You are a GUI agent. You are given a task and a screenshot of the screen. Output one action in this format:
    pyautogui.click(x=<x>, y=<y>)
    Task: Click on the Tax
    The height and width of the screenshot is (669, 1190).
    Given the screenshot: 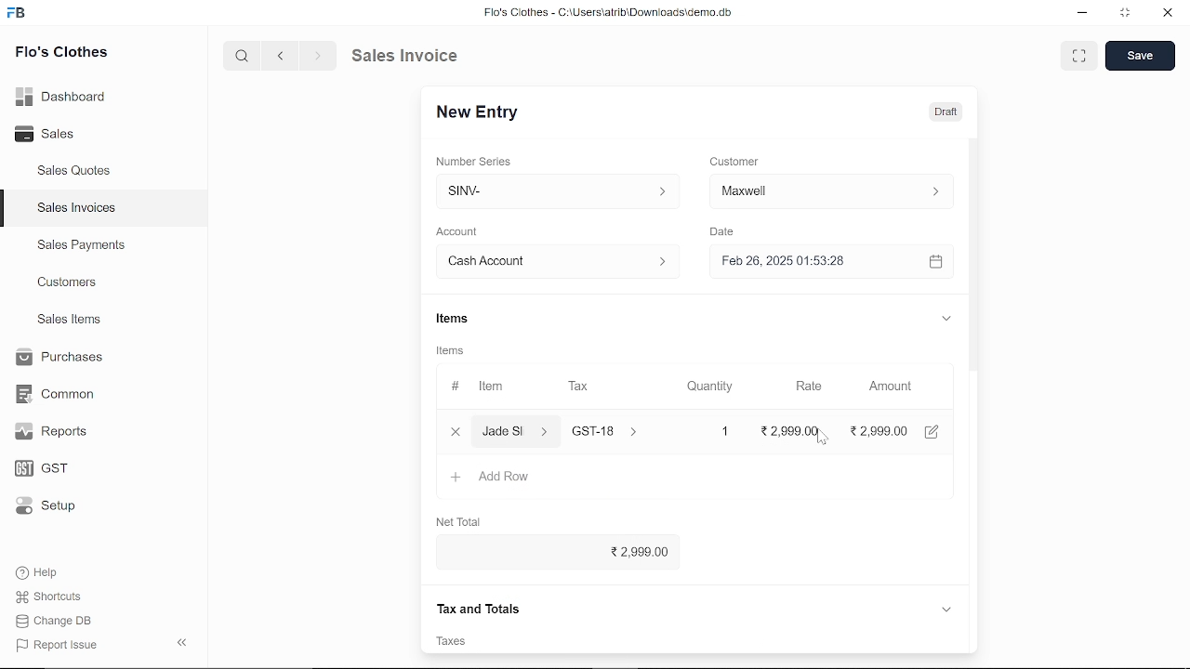 What is the action you would take?
    pyautogui.click(x=582, y=387)
    